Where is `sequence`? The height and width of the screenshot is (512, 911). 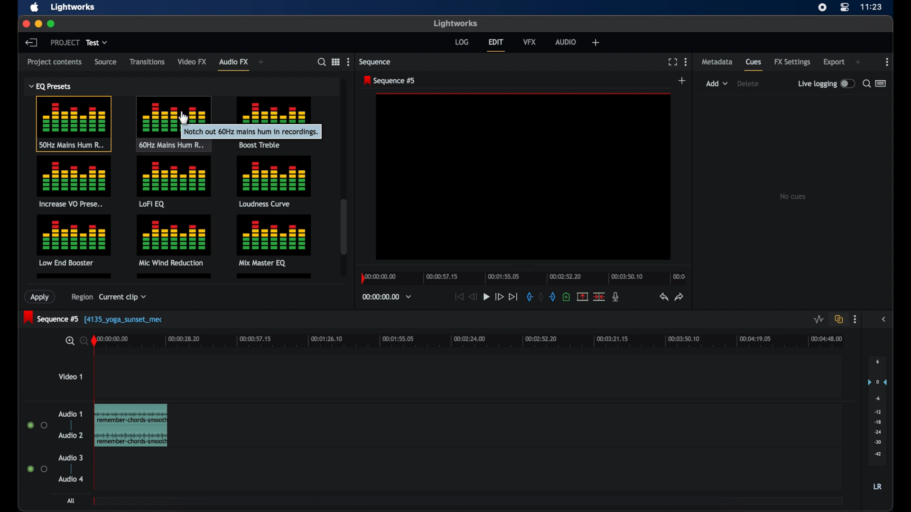
sequence is located at coordinates (375, 62).